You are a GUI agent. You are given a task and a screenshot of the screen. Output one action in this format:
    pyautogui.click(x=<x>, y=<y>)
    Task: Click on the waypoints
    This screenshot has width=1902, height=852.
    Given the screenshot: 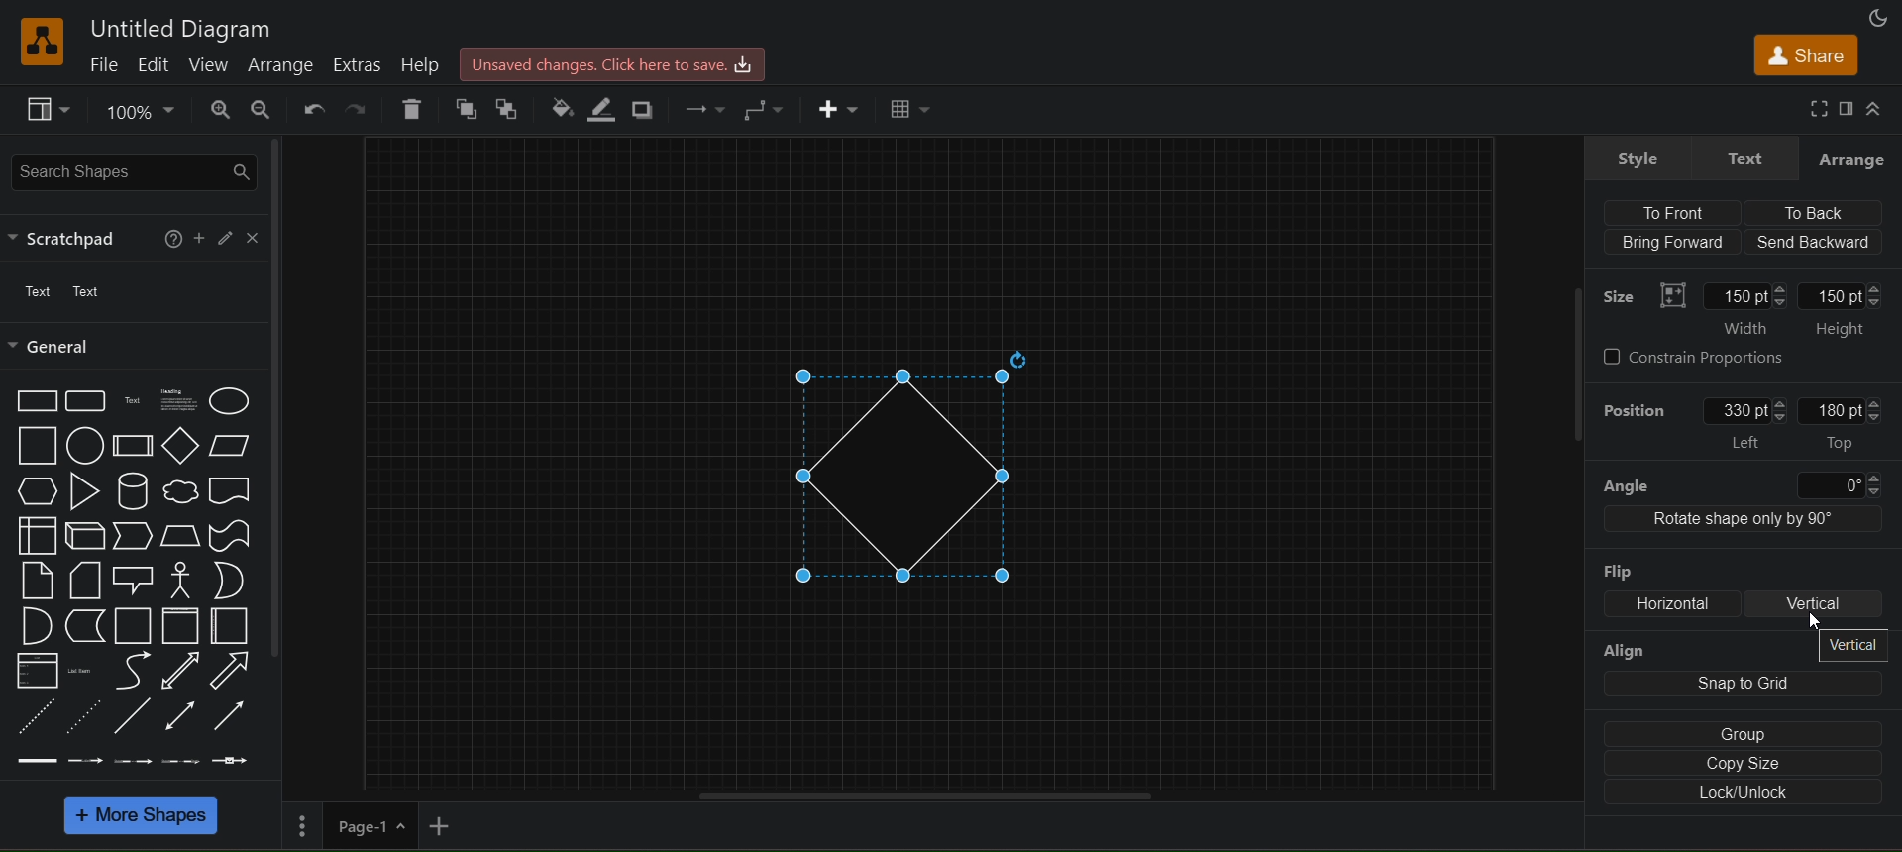 What is the action you would take?
    pyautogui.click(x=768, y=109)
    